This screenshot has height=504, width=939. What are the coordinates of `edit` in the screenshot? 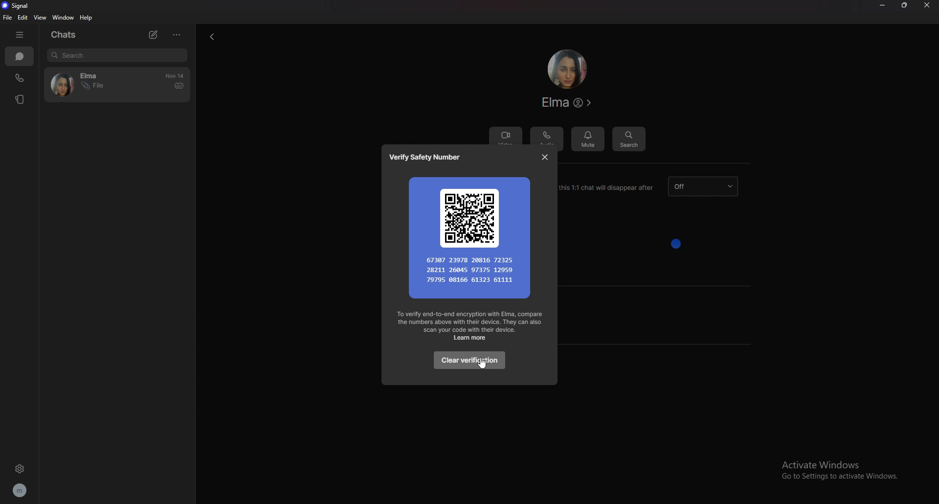 It's located at (24, 17).